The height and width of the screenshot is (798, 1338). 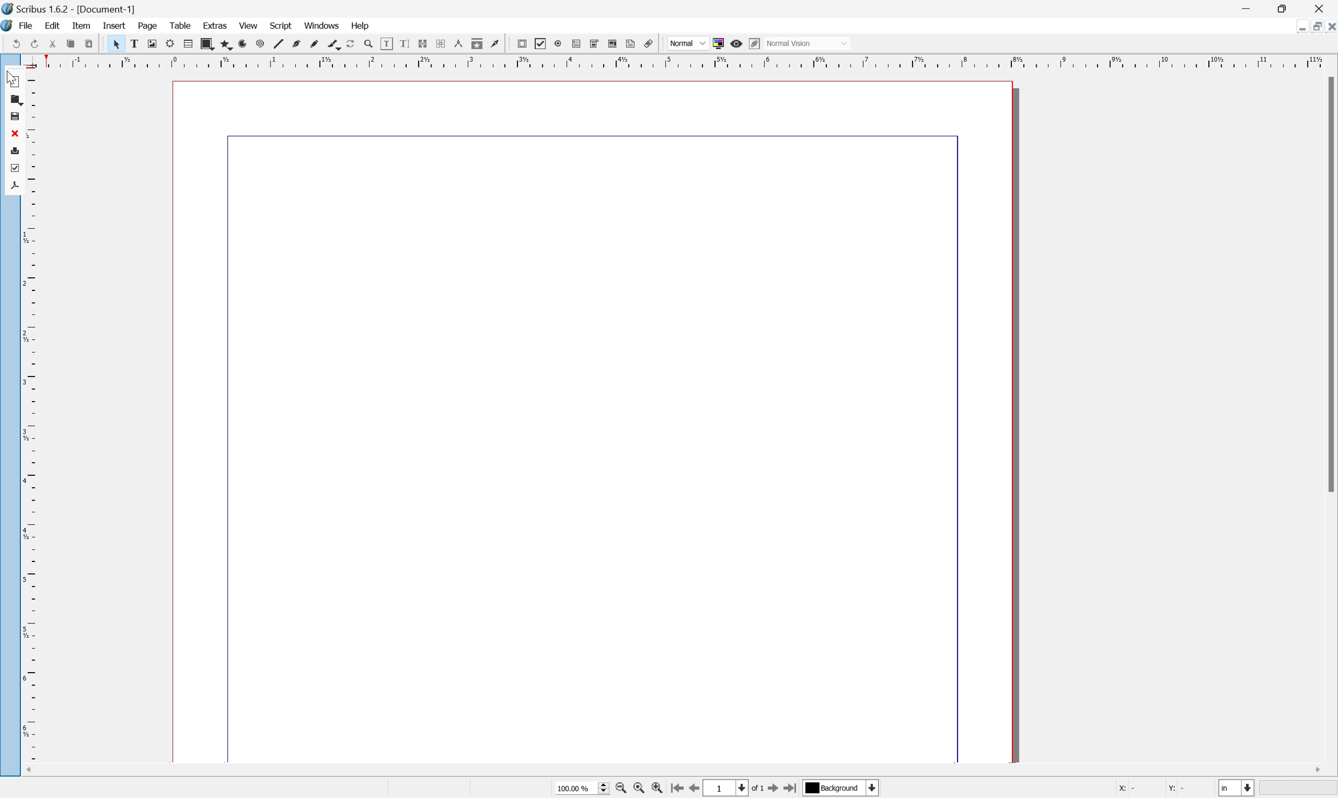 What do you see at coordinates (368, 43) in the screenshot?
I see `arc` at bounding box center [368, 43].